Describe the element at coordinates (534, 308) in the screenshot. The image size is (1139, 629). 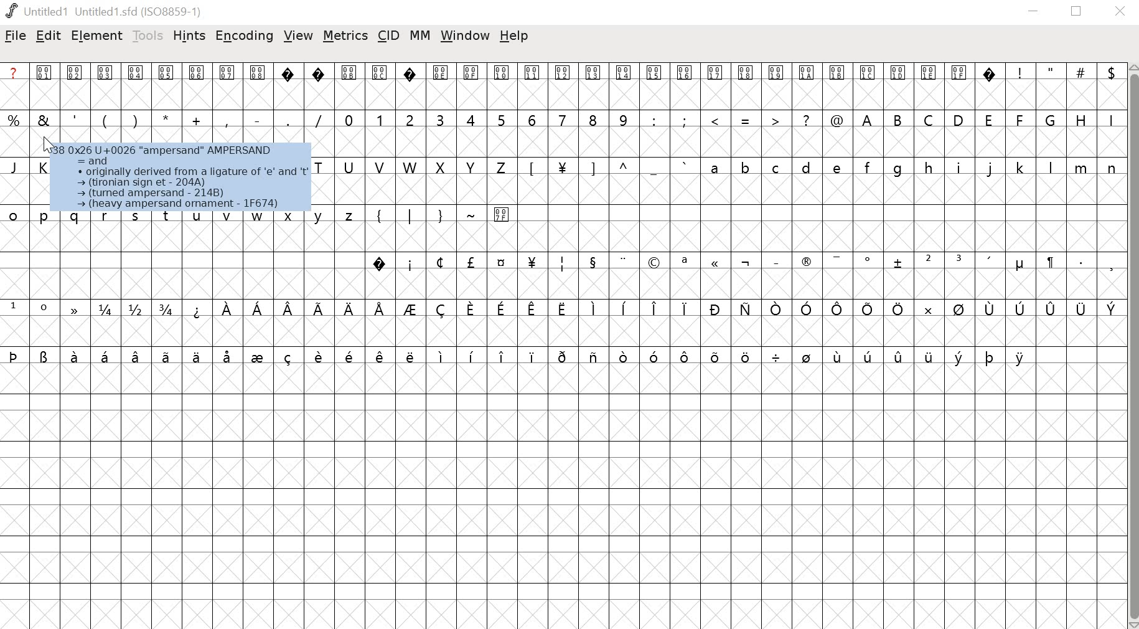
I see `symbol` at that location.